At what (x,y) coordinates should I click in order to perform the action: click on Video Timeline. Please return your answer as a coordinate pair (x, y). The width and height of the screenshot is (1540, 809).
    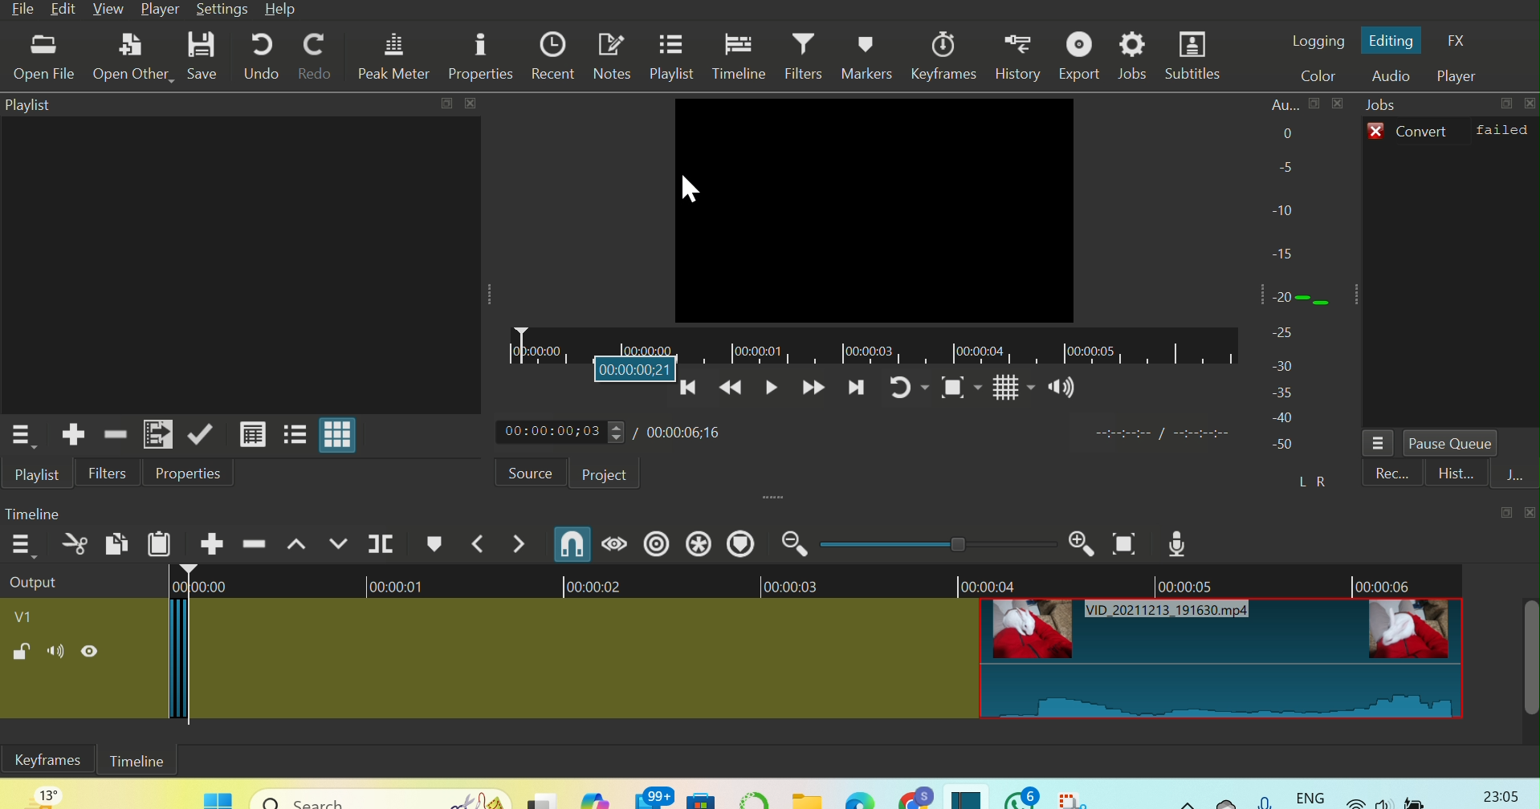
    Looking at the image, I should click on (770, 657).